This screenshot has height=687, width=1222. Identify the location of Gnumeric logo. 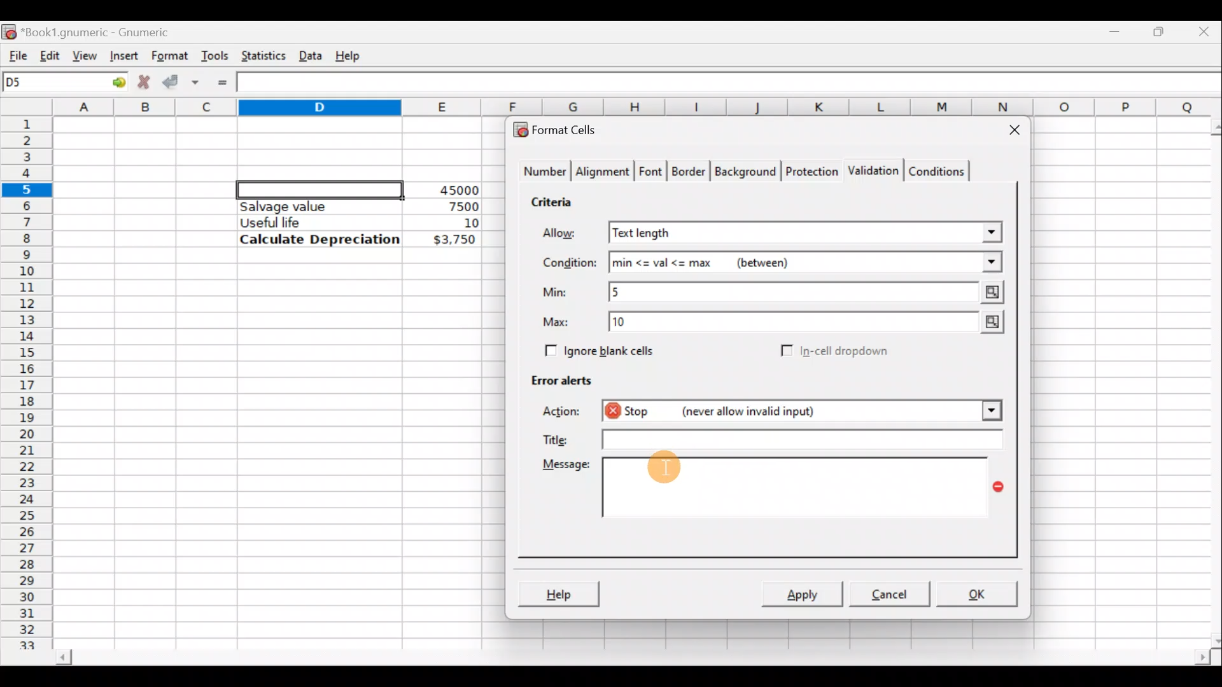
(9, 31).